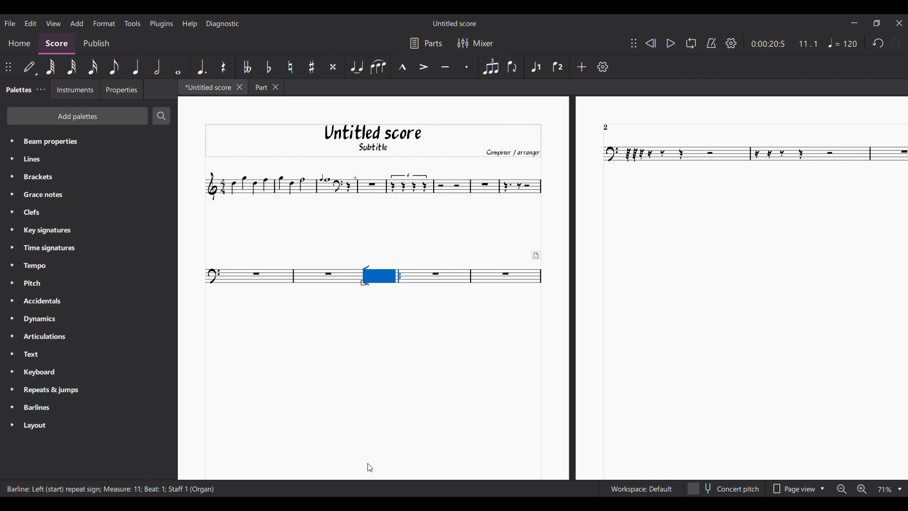 Image resolution: width=908 pixels, height=511 pixels. What do you see at coordinates (558, 67) in the screenshot?
I see `Voice 2` at bounding box center [558, 67].